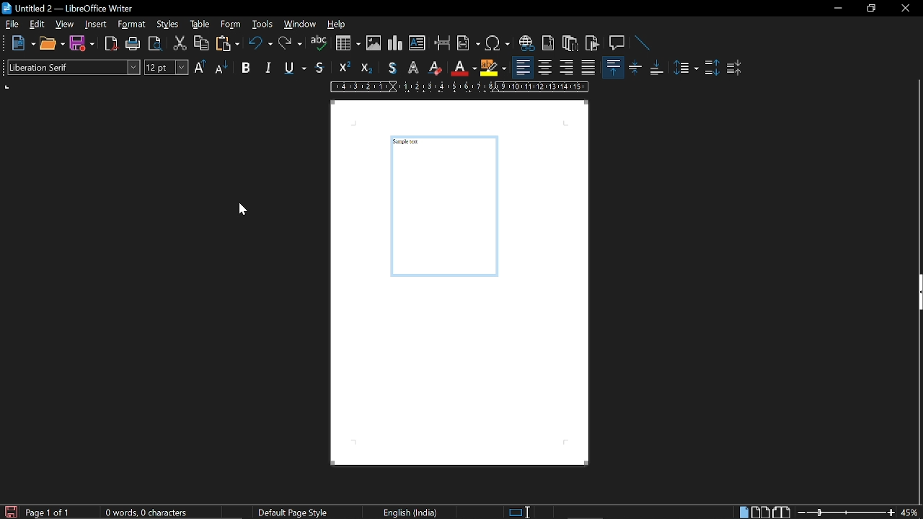 The height and width of the screenshot is (519, 923). Describe the element at coordinates (374, 45) in the screenshot. I see `insert image` at that location.